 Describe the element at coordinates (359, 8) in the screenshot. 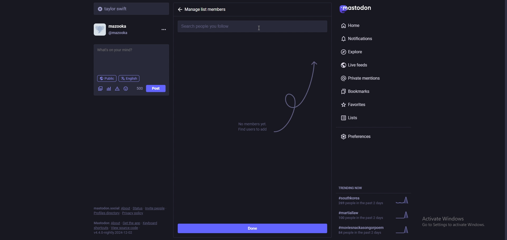

I see `mastodon` at that location.